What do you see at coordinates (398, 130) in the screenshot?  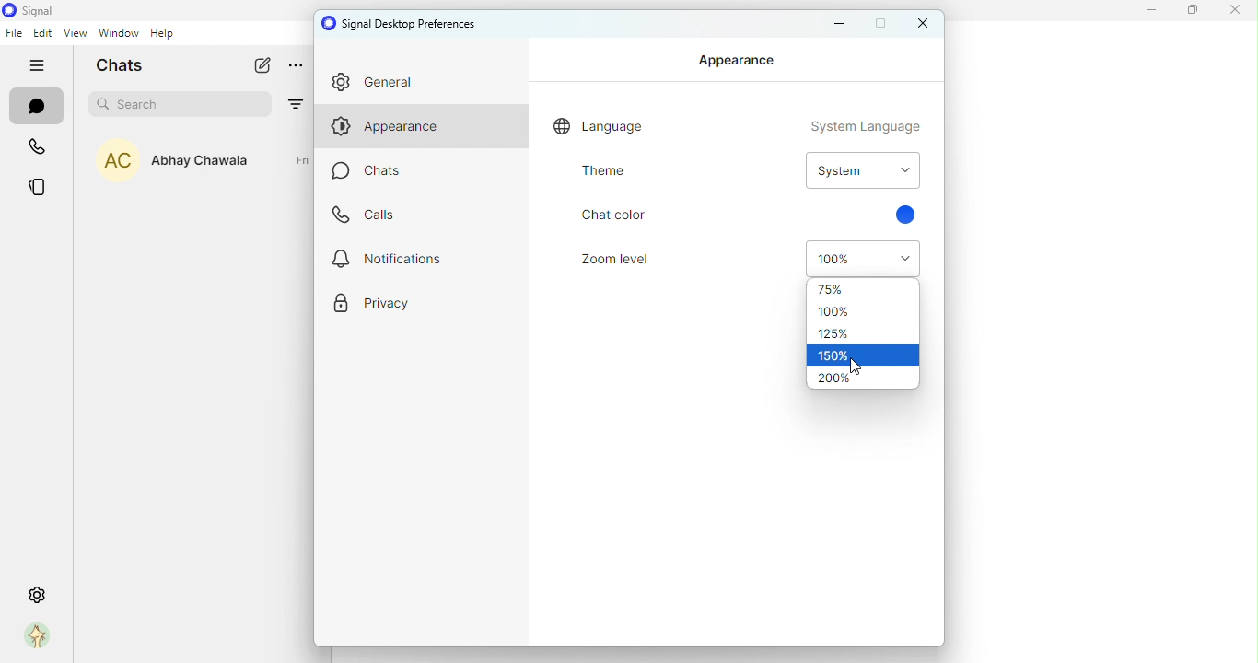 I see `appearance` at bounding box center [398, 130].